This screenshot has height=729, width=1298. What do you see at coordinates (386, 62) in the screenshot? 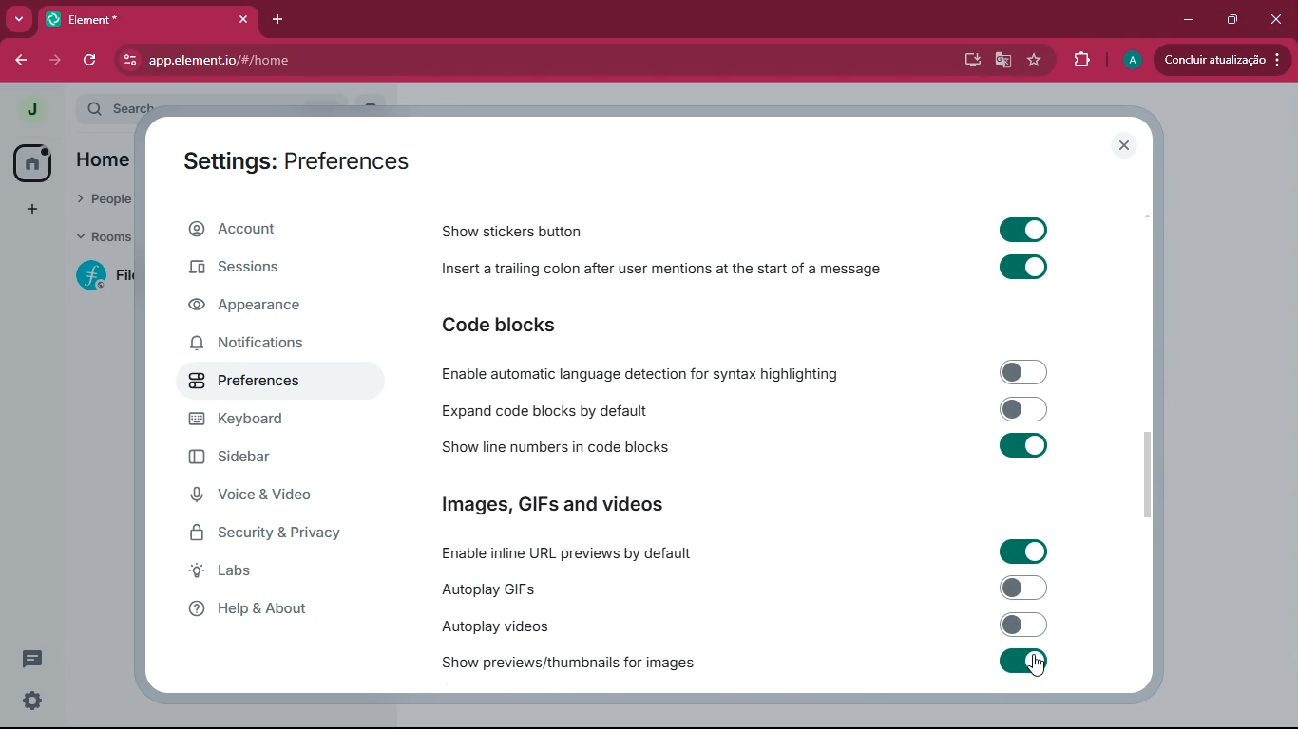
I see `app.element.io/#/home` at bounding box center [386, 62].